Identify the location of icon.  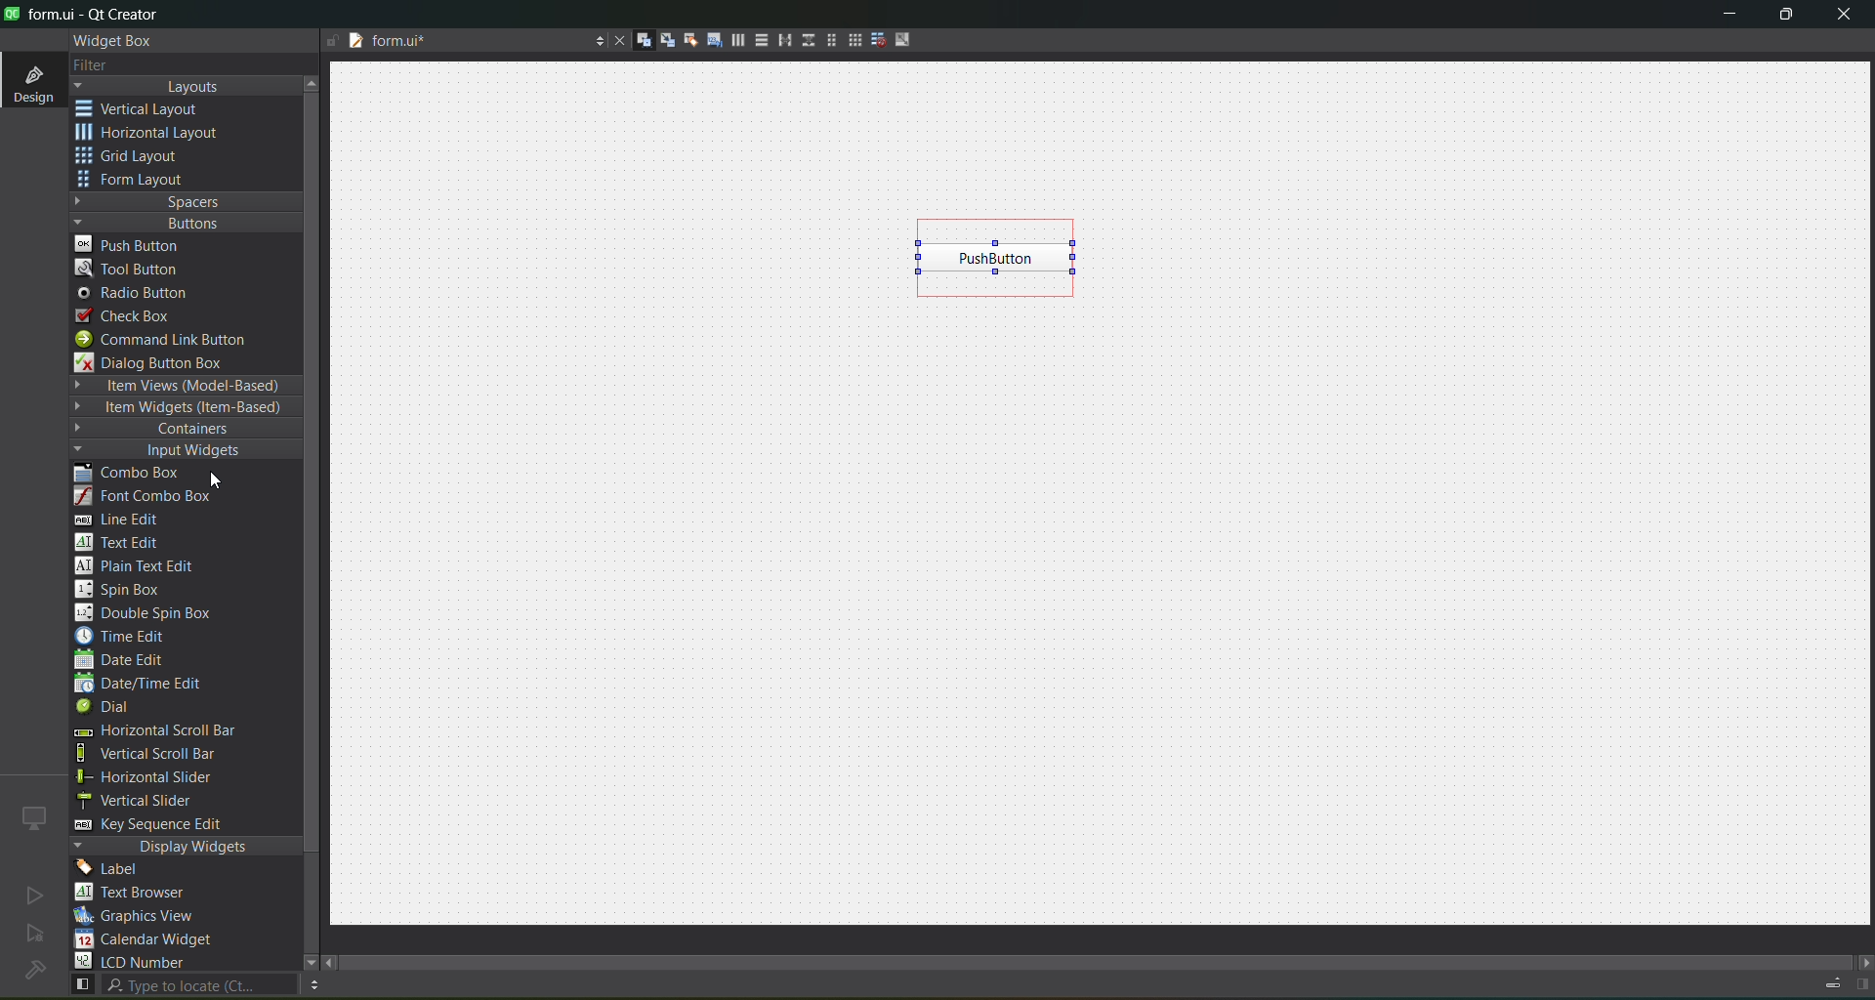
(35, 817).